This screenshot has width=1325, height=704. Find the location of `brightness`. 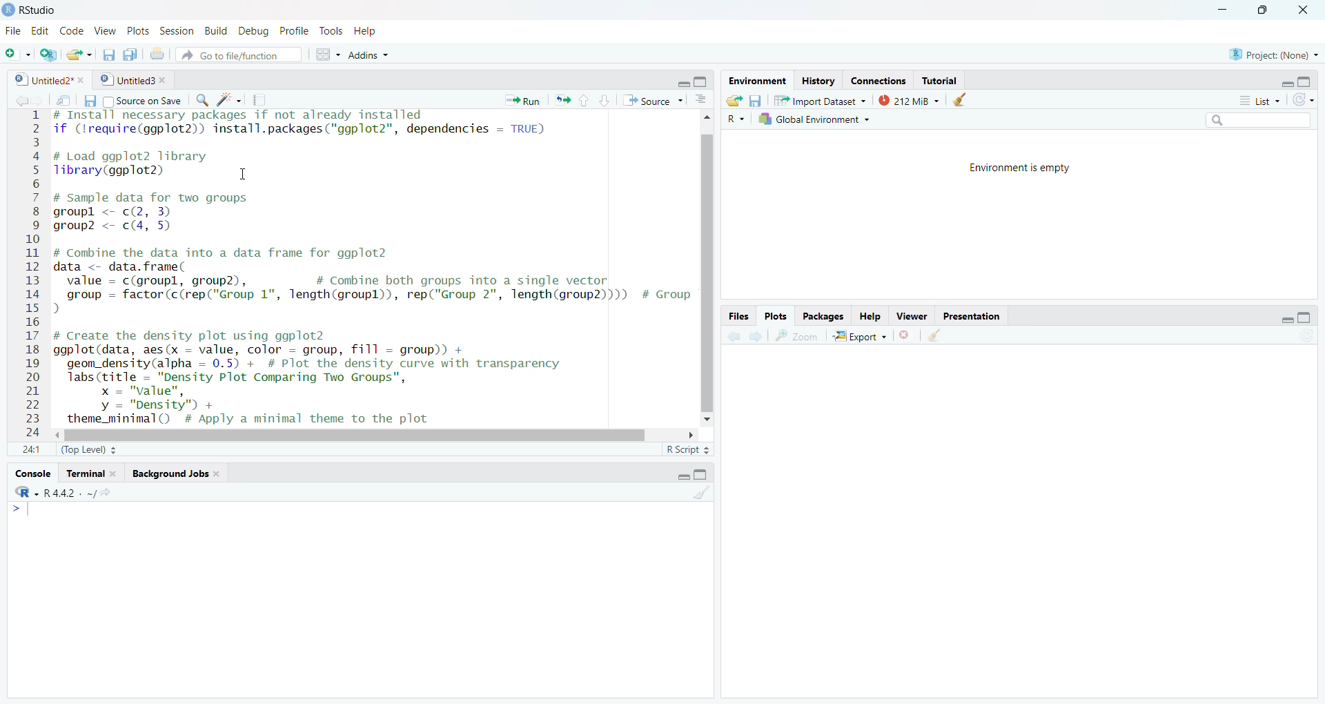

brightness is located at coordinates (230, 98).